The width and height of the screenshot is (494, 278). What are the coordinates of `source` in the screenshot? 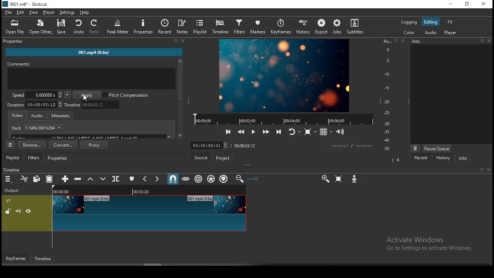 It's located at (202, 157).